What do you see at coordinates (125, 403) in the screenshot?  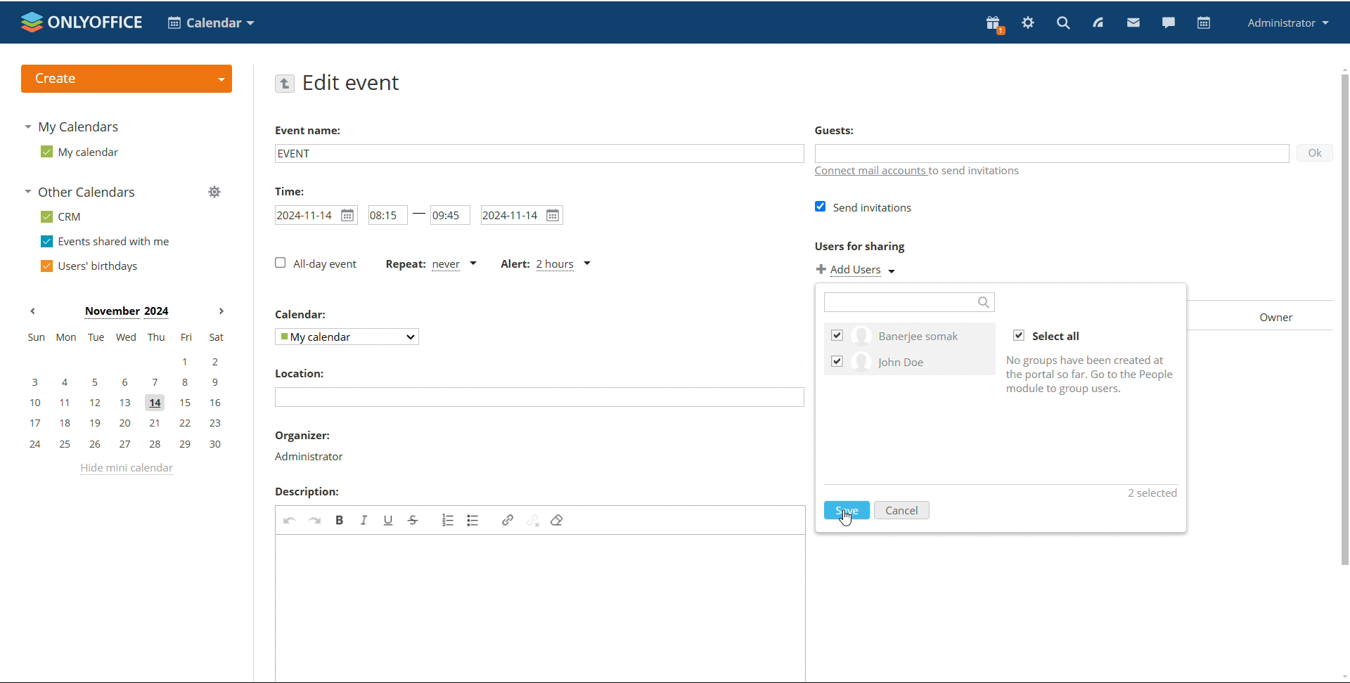 I see `10, 11, 12, 13, 14, 15, 16` at bounding box center [125, 403].